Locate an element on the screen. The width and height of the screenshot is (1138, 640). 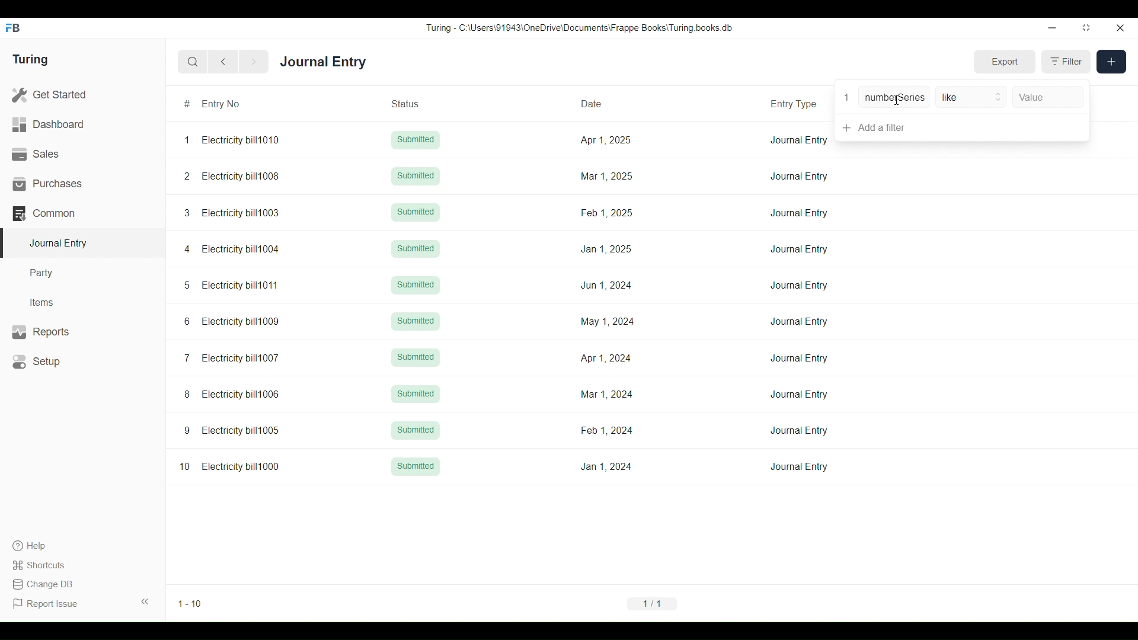
Common is located at coordinates (82, 213).